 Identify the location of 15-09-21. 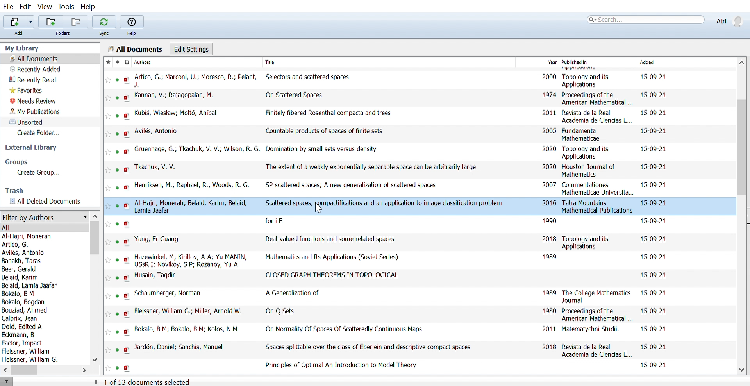
(653, 114).